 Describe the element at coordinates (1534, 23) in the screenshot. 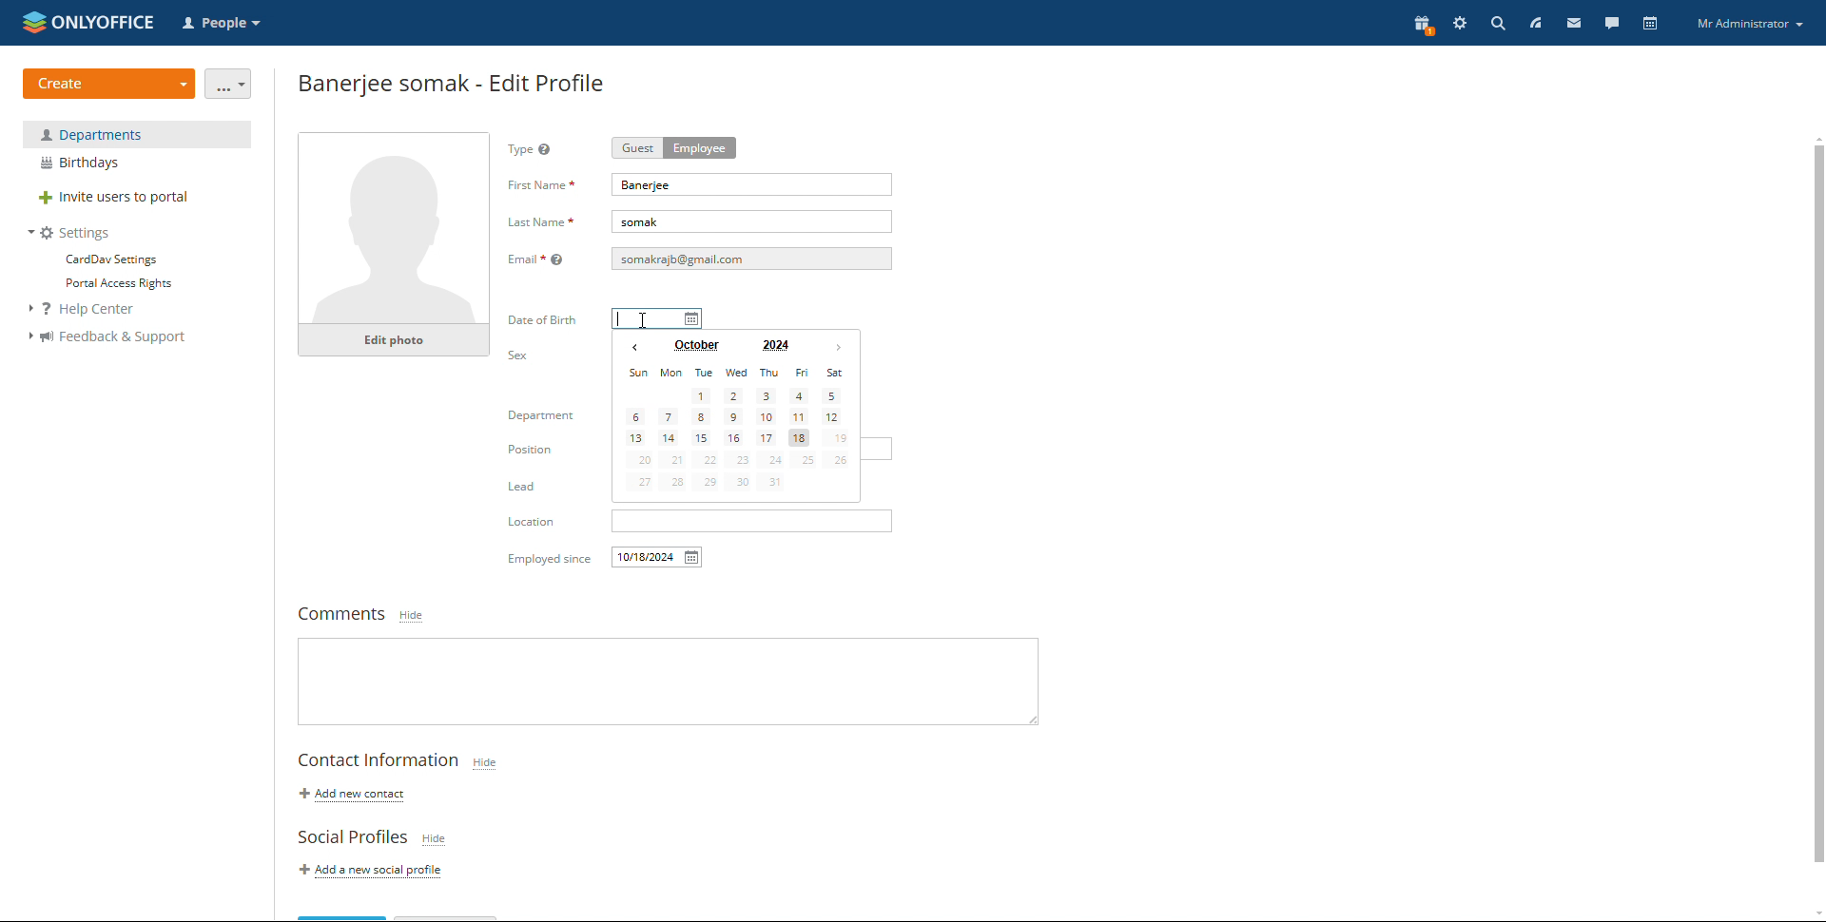

I see `feed` at that location.